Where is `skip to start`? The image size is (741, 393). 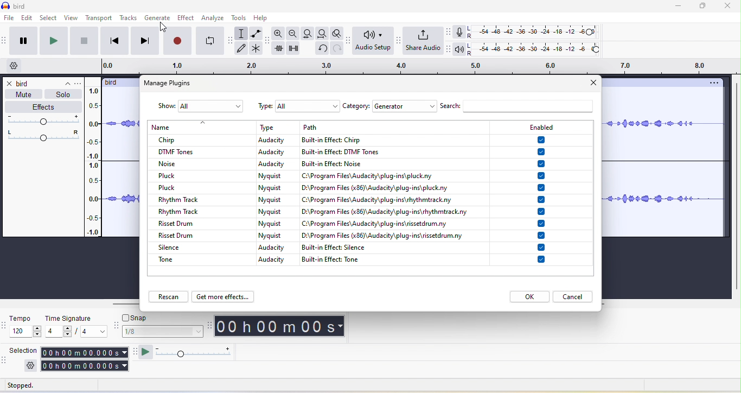
skip to start is located at coordinates (112, 41).